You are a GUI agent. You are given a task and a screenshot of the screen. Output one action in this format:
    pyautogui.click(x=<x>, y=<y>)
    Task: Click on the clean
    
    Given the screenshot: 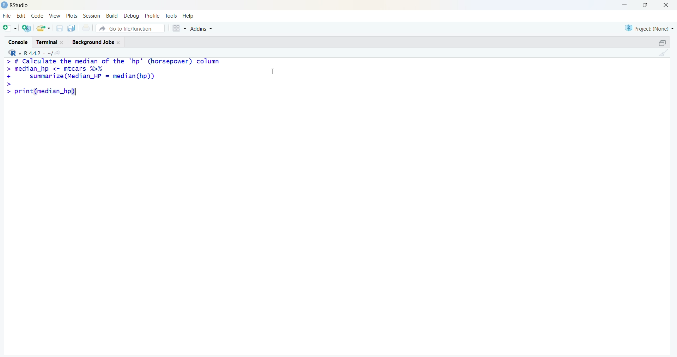 What is the action you would take?
    pyautogui.click(x=663, y=53)
    